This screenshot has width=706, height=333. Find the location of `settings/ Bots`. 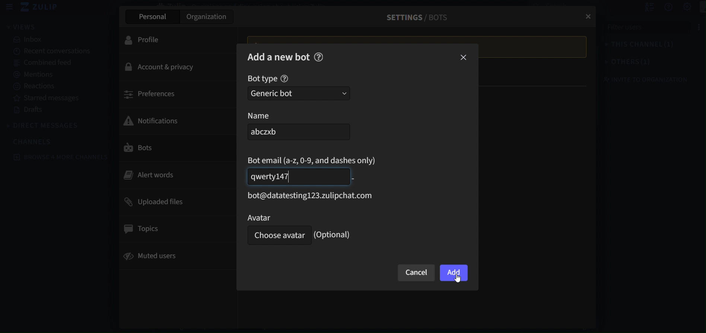

settings/ Bots is located at coordinates (413, 17).